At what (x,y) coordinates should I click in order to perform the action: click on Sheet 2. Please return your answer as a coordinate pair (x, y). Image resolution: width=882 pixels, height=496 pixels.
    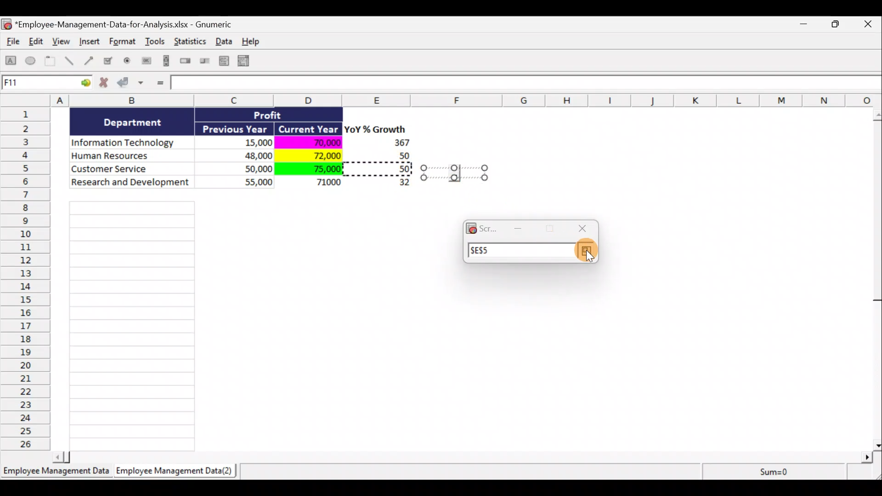
    Looking at the image, I should click on (177, 473).